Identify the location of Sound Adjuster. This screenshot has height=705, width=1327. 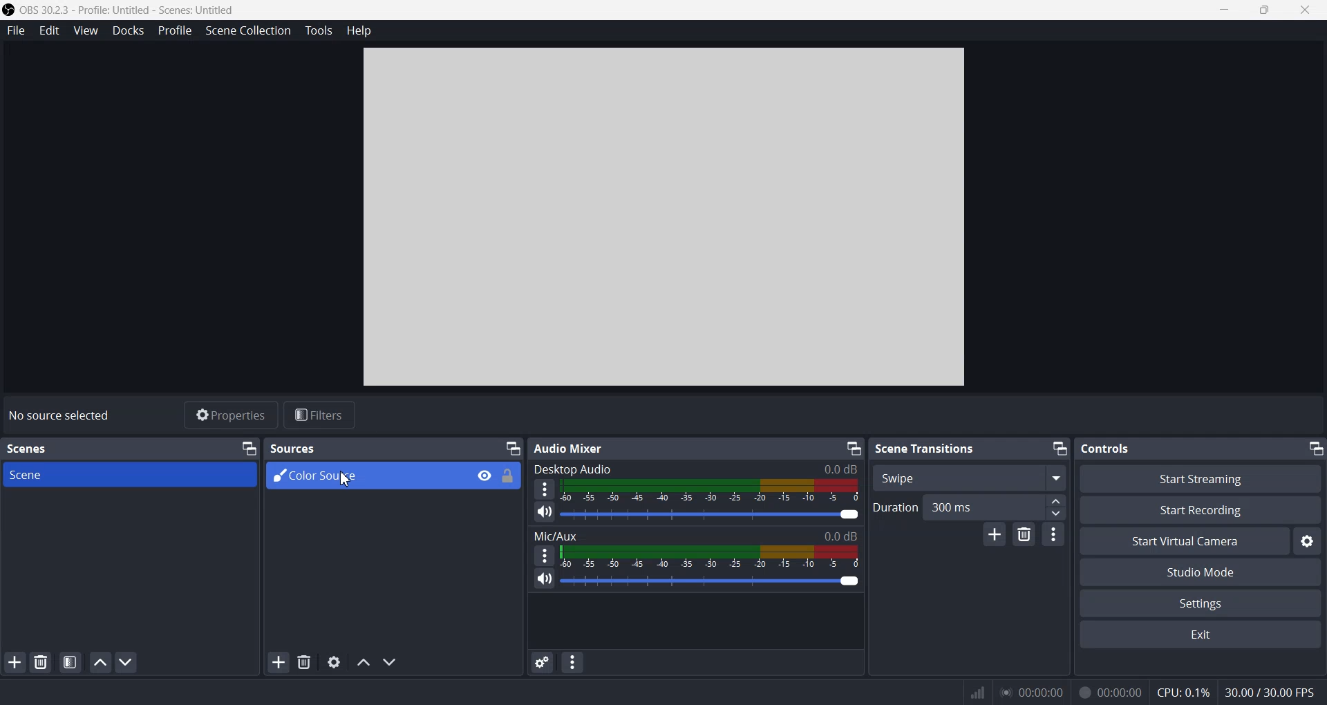
(712, 514).